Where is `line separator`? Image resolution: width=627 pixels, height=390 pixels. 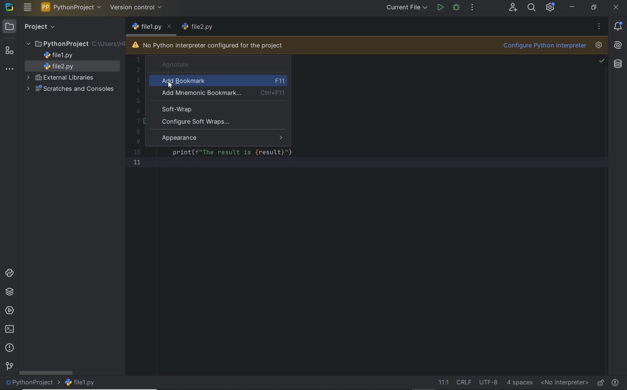
line separator is located at coordinates (464, 383).